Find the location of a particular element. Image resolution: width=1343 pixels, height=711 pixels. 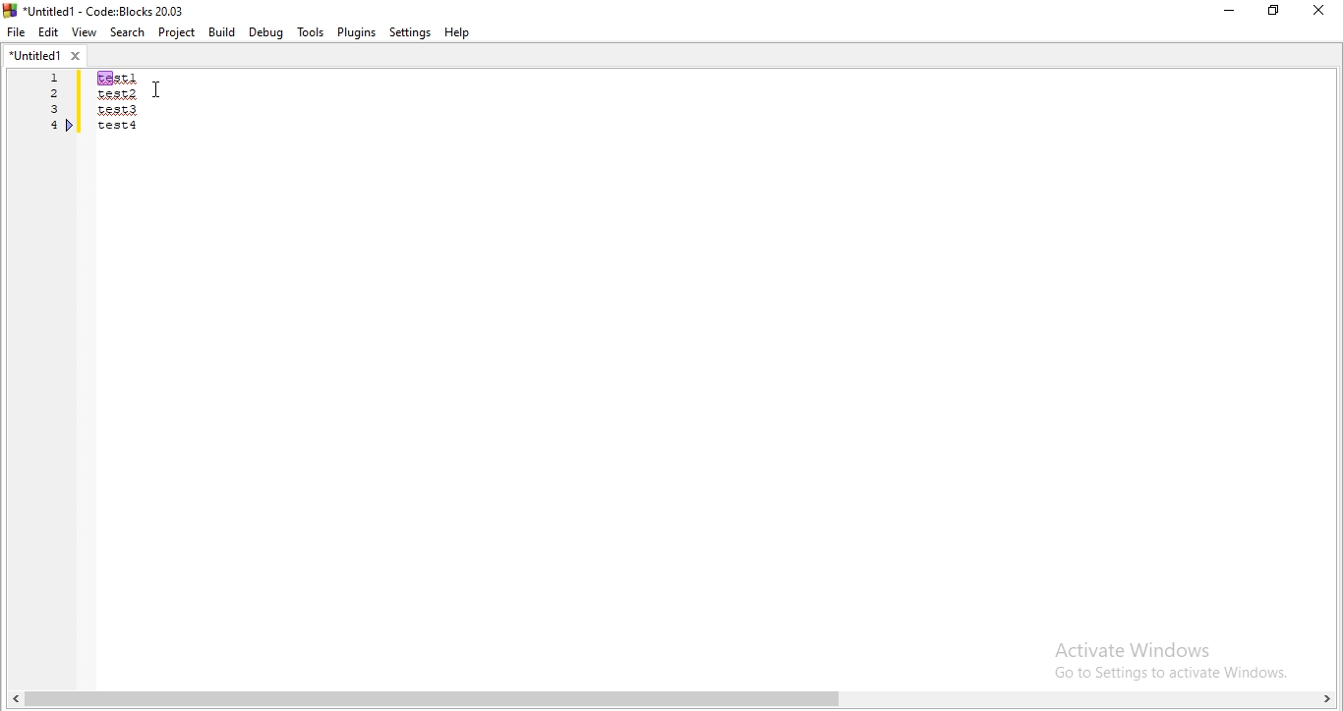

logo is located at coordinates (96, 9).